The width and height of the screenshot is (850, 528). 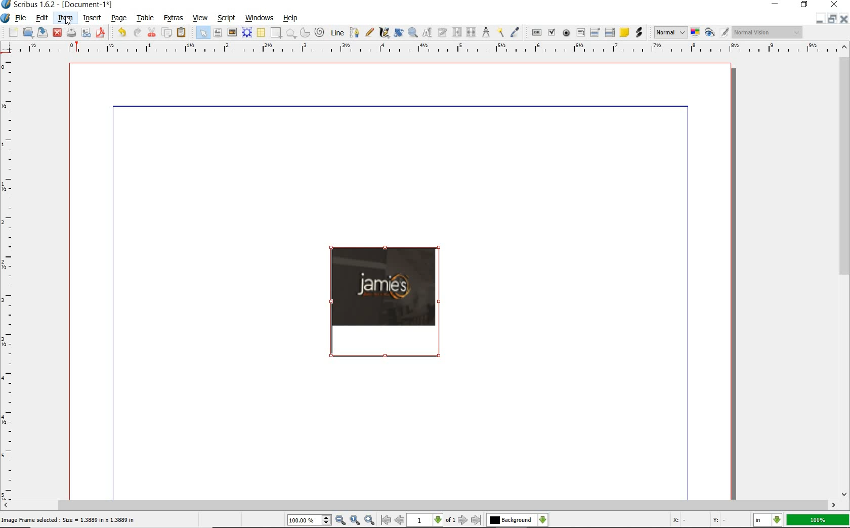 I want to click on shape, so click(x=277, y=32).